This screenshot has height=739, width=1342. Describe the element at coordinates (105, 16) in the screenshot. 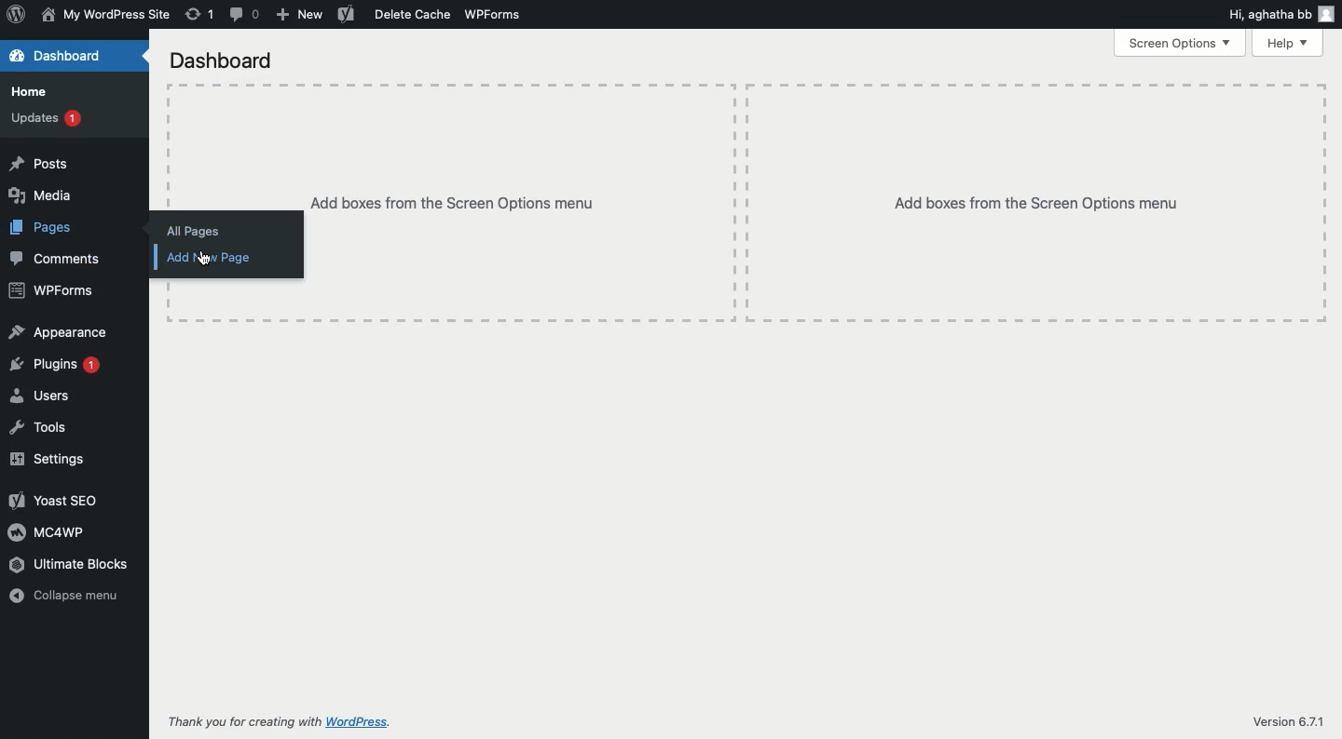

I see `Name` at that location.